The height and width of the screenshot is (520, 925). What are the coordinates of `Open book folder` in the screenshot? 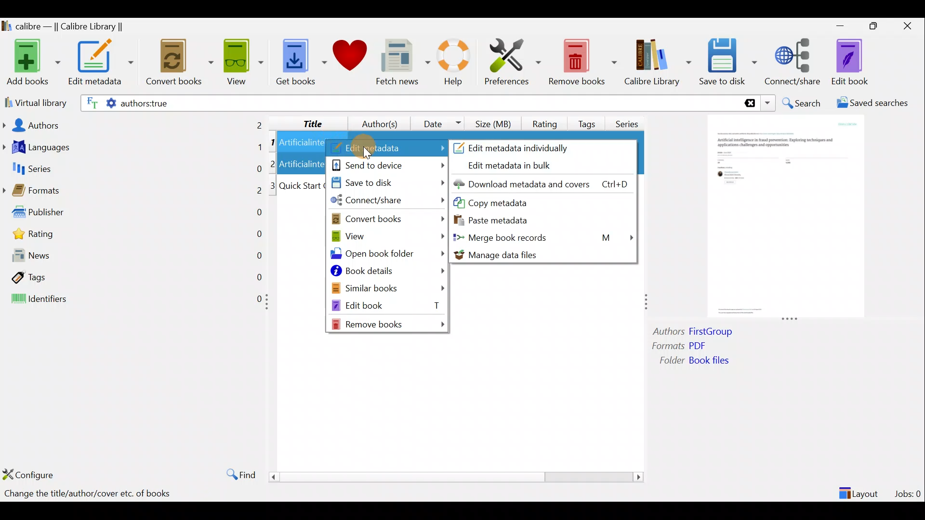 It's located at (389, 256).